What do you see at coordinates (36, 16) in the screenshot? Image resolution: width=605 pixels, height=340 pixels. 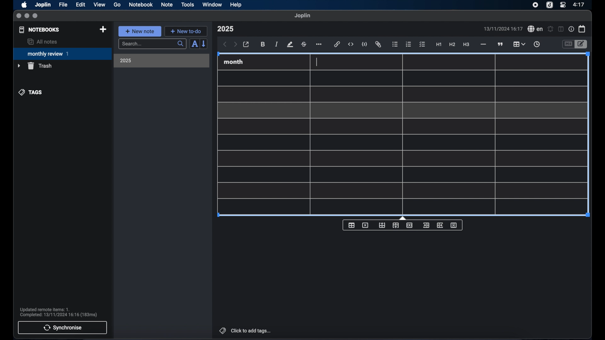 I see `maximize` at bounding box center [36, 16].